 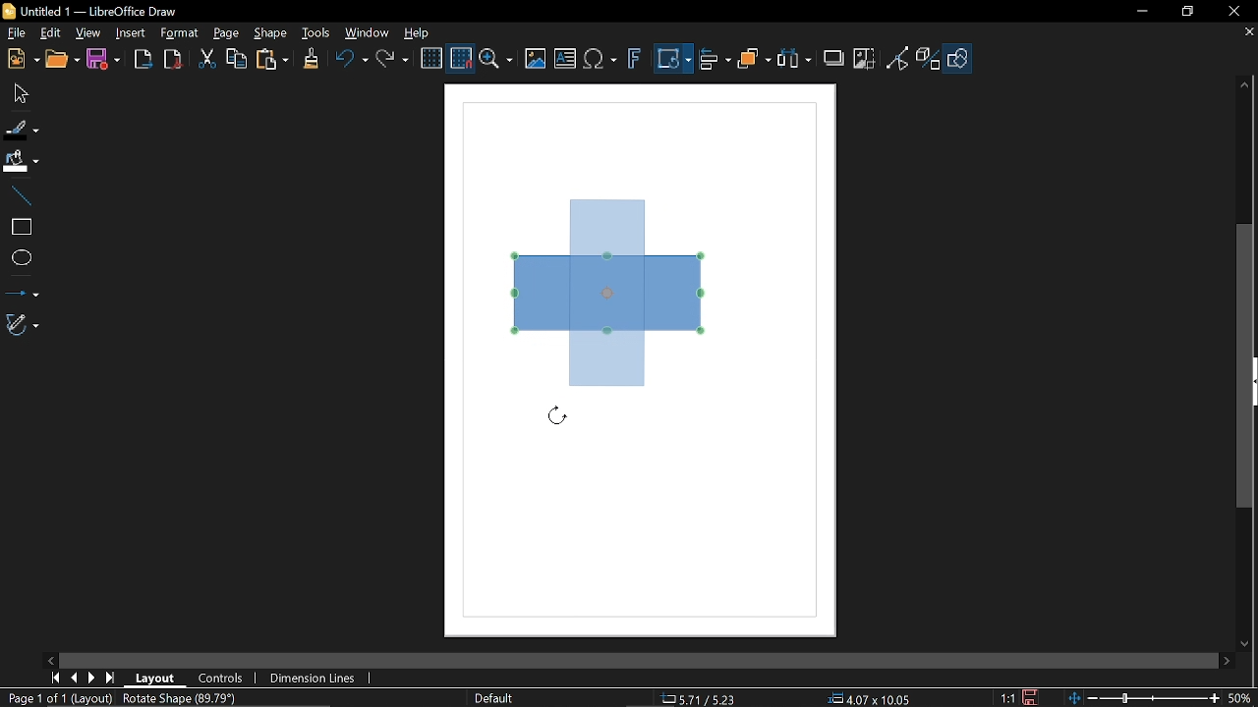 What do you see at coordinates (172, 60) in the screenshot?
I see `Export as pdf` at bounding box center [172, 60].